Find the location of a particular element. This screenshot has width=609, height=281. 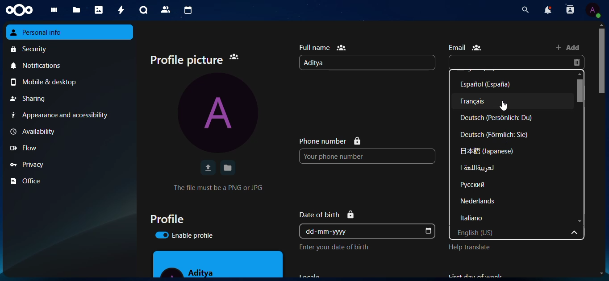

office is located at coordinates (29, 181).